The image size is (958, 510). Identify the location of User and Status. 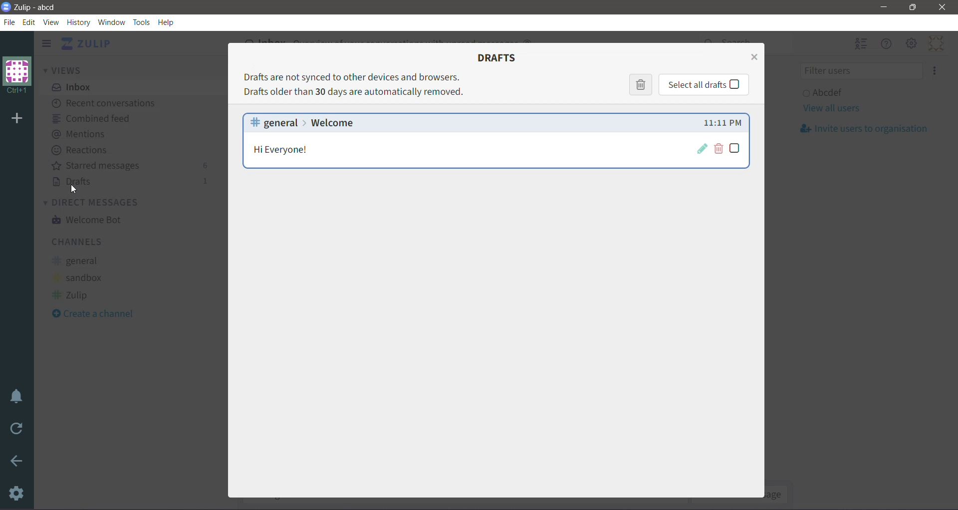
(824, 92).